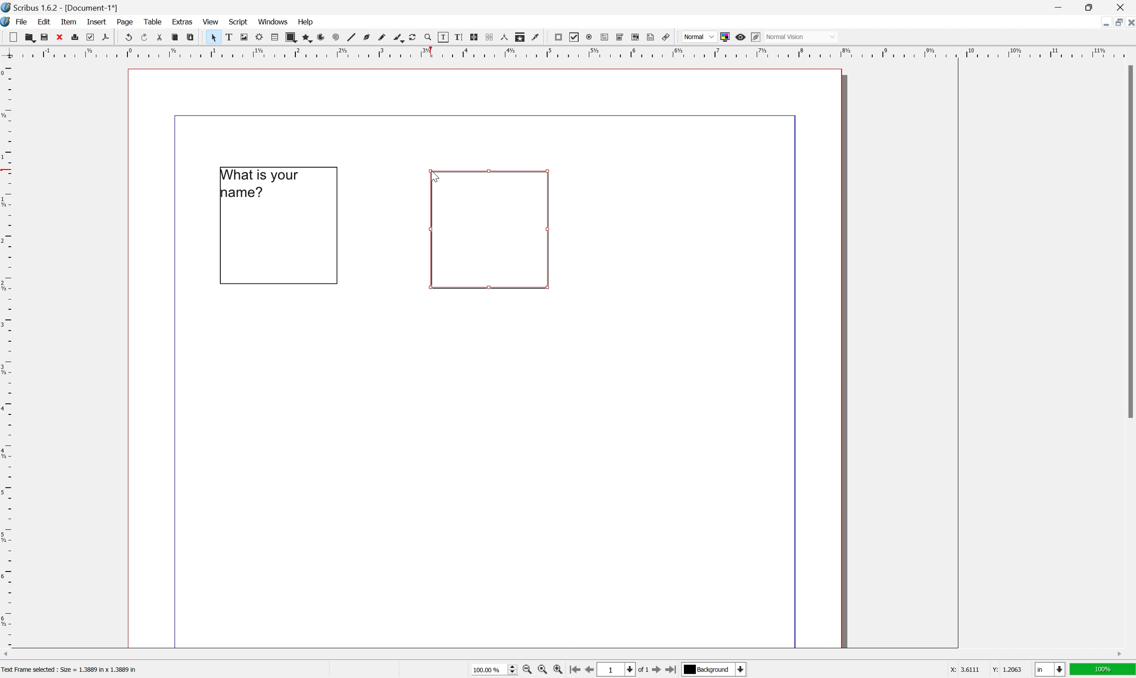  What do you see at coordinates (458, 37) in the screenshot?
I see `edit text with story editor` at bounding box center [458, 37].